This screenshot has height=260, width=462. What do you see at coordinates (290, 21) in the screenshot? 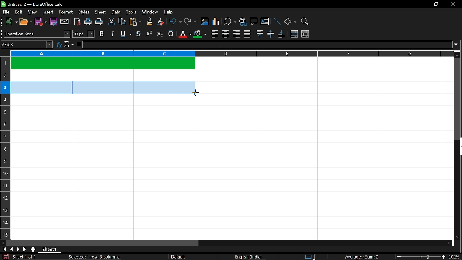
I see `basic shapes` at bounding box center [290, 21].